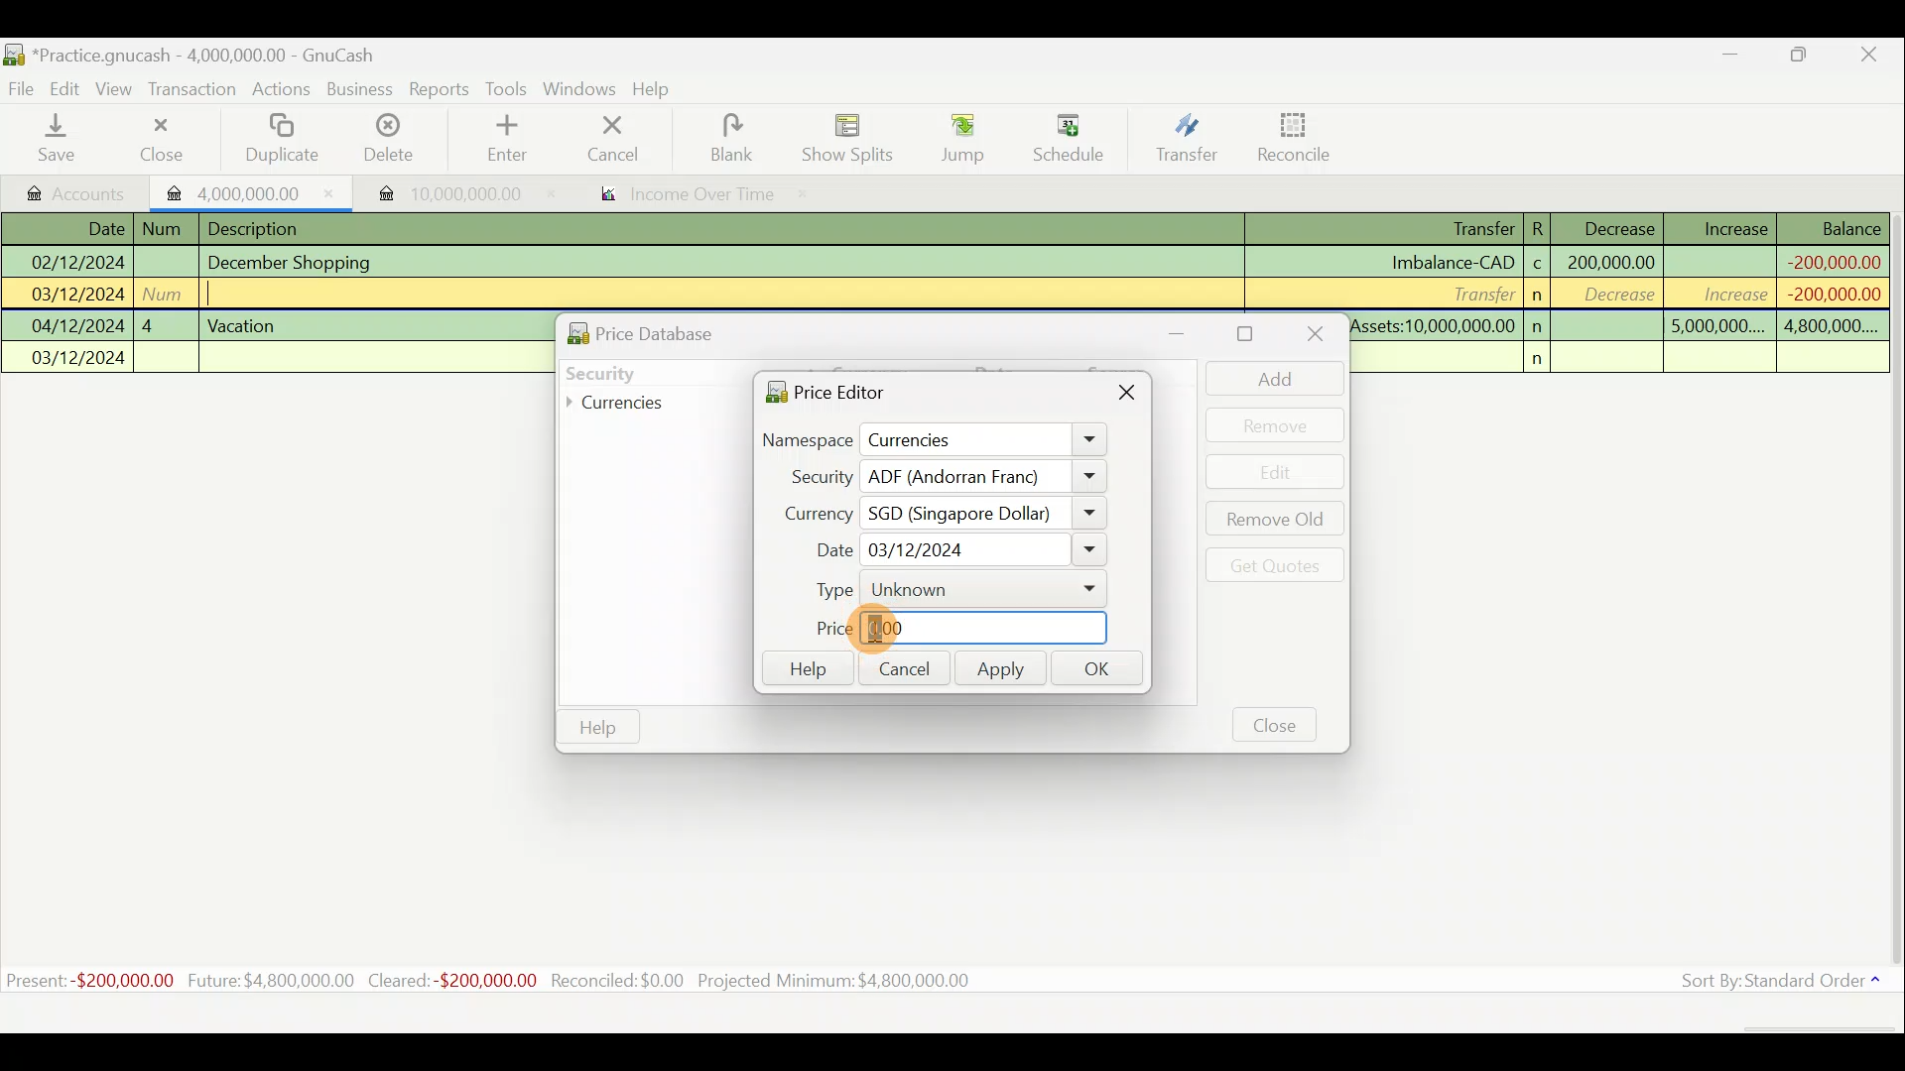  I want to click on Remove, so click(1275, 424).